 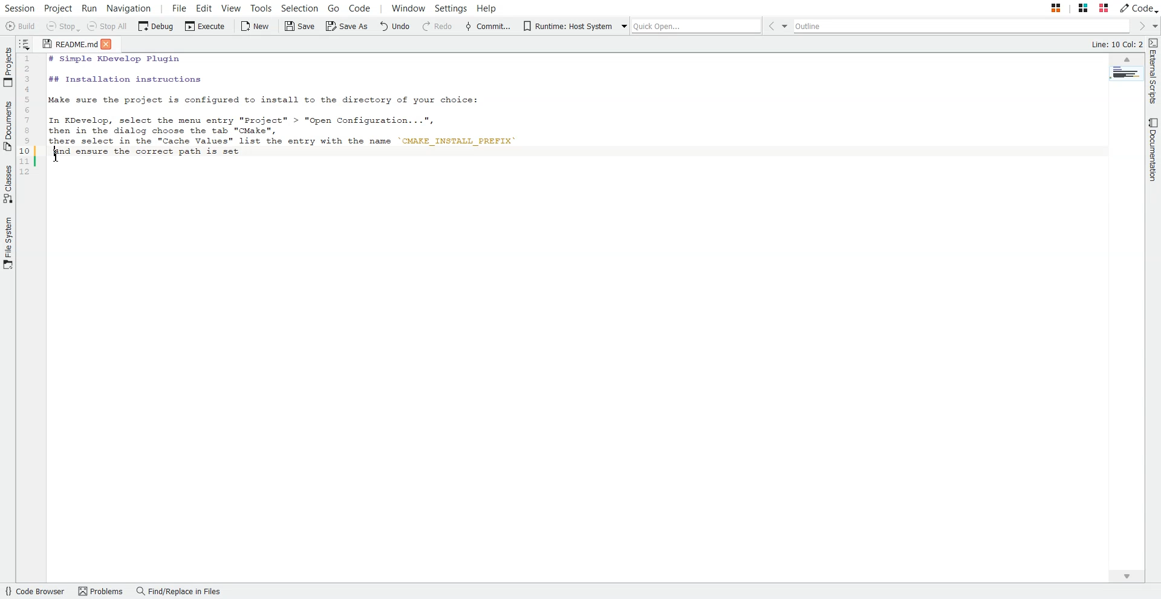 I want to click on Scroll up, so click(x=1126, y=59).